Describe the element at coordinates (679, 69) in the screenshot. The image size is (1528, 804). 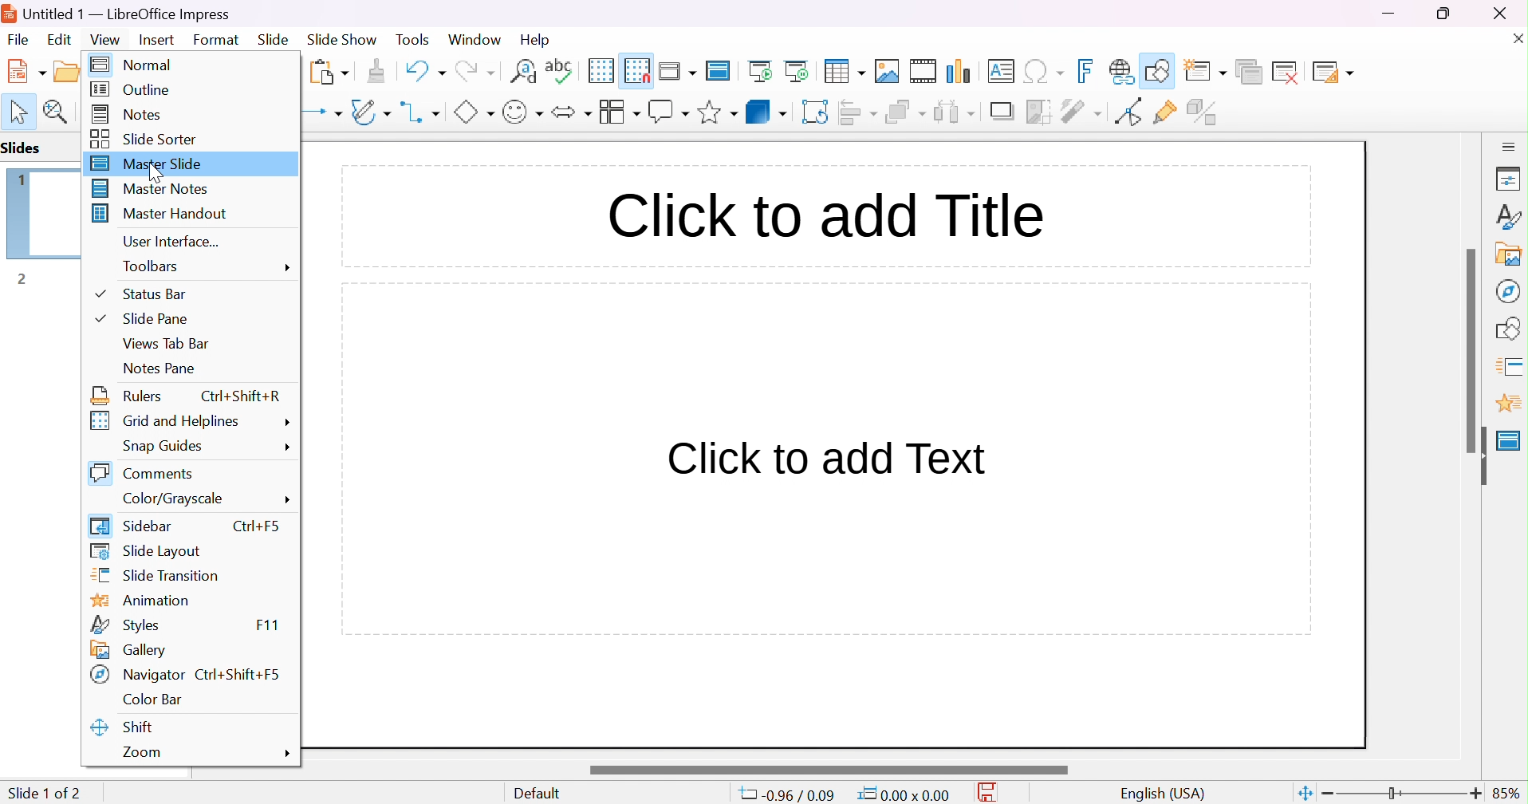
I see `display views` at that location.